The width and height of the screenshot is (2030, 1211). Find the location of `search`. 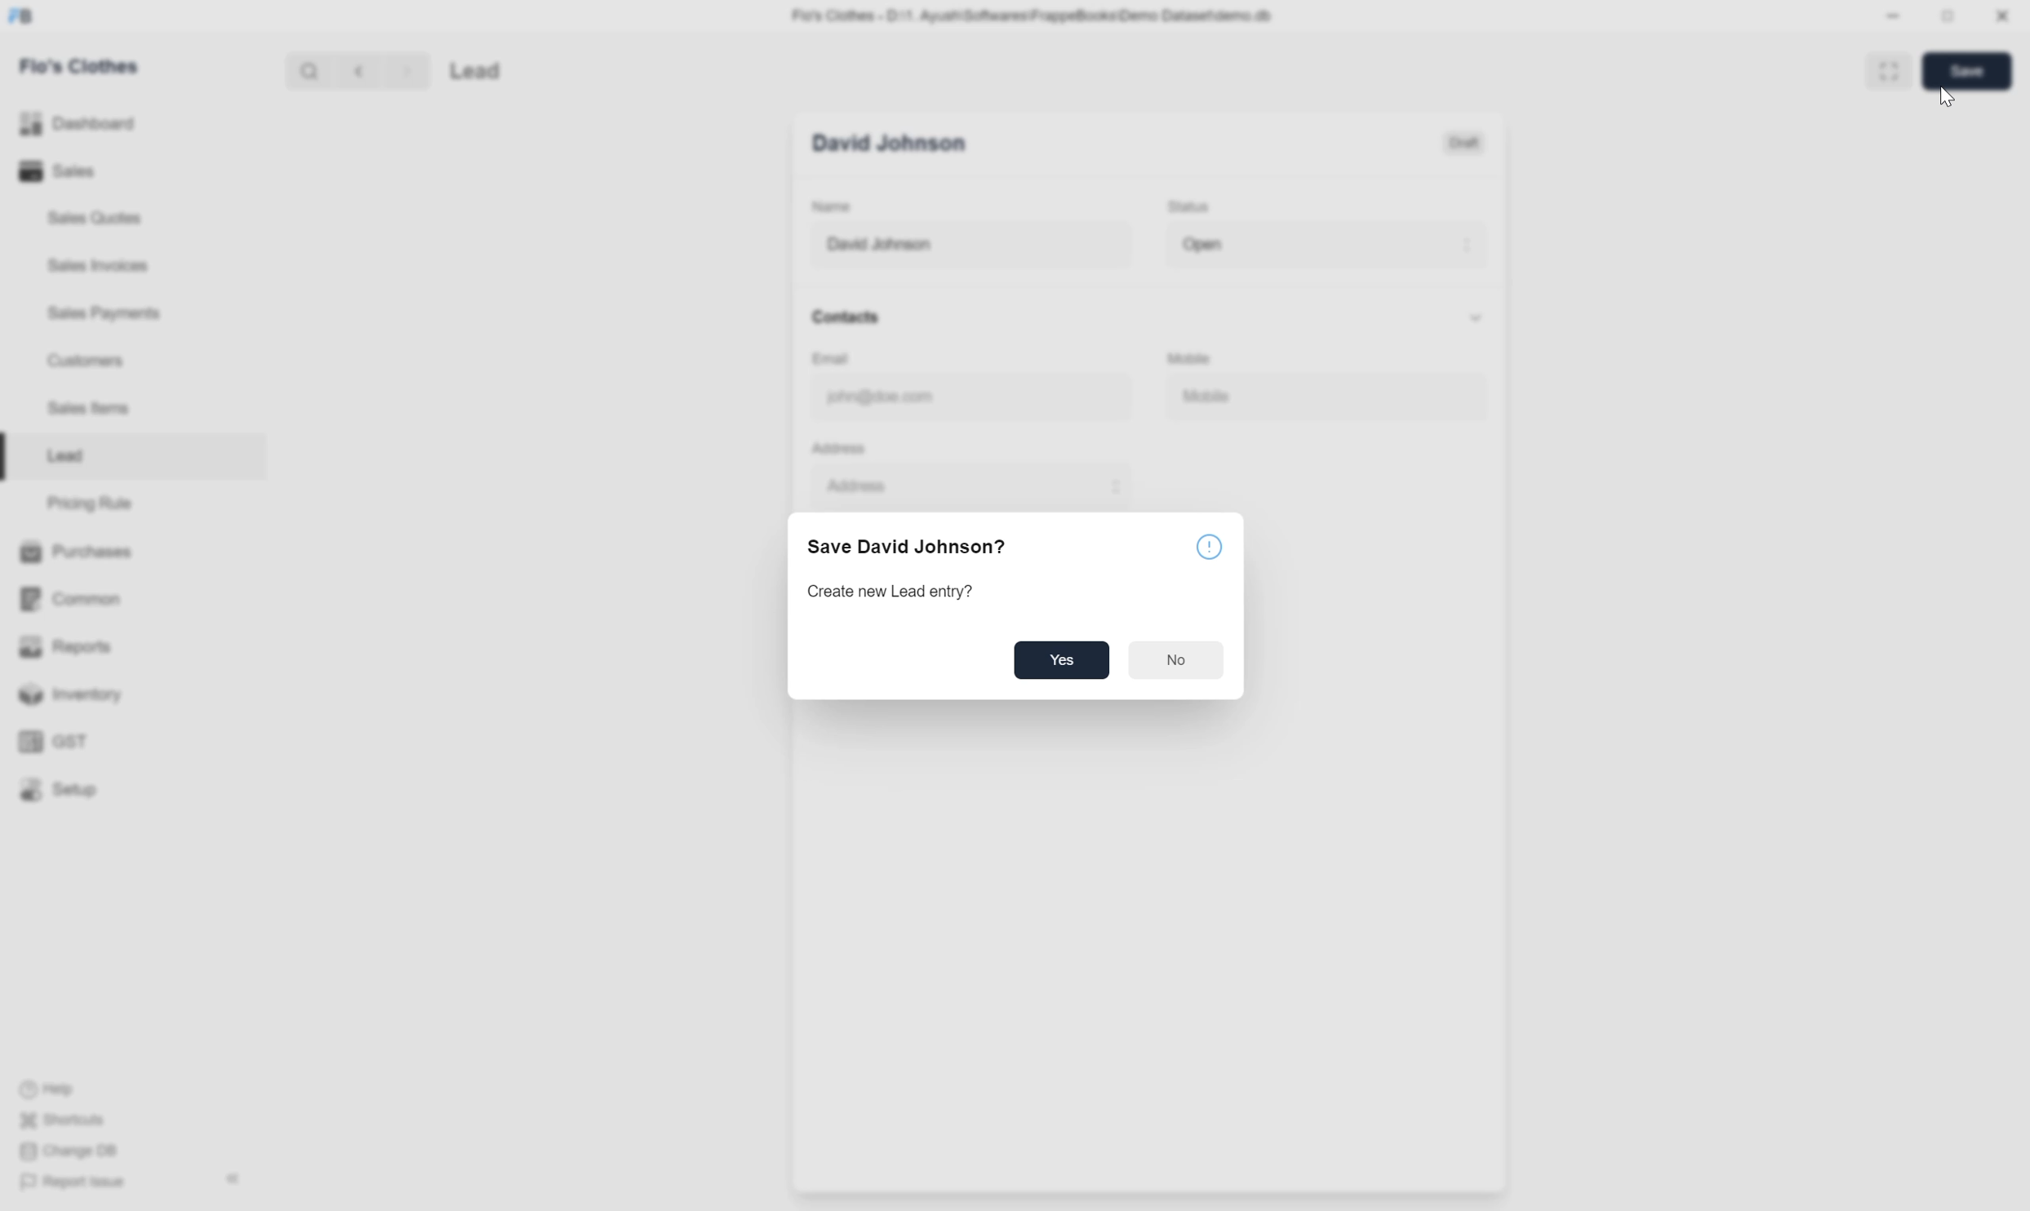

search is located at coordinates (308, 69).